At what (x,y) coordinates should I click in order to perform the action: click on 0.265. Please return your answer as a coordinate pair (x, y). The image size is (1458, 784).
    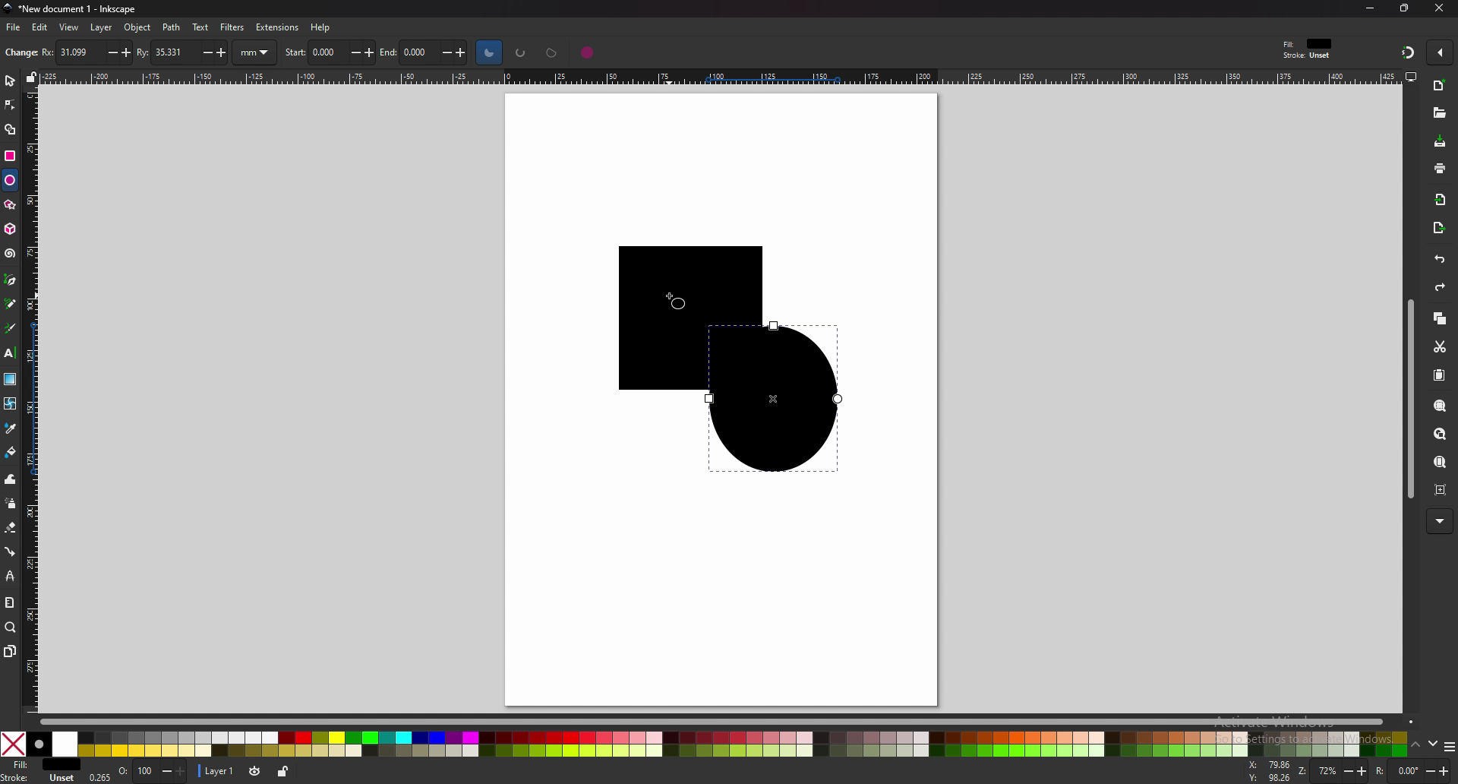
    Looking at the image, I should click on (102, 774).